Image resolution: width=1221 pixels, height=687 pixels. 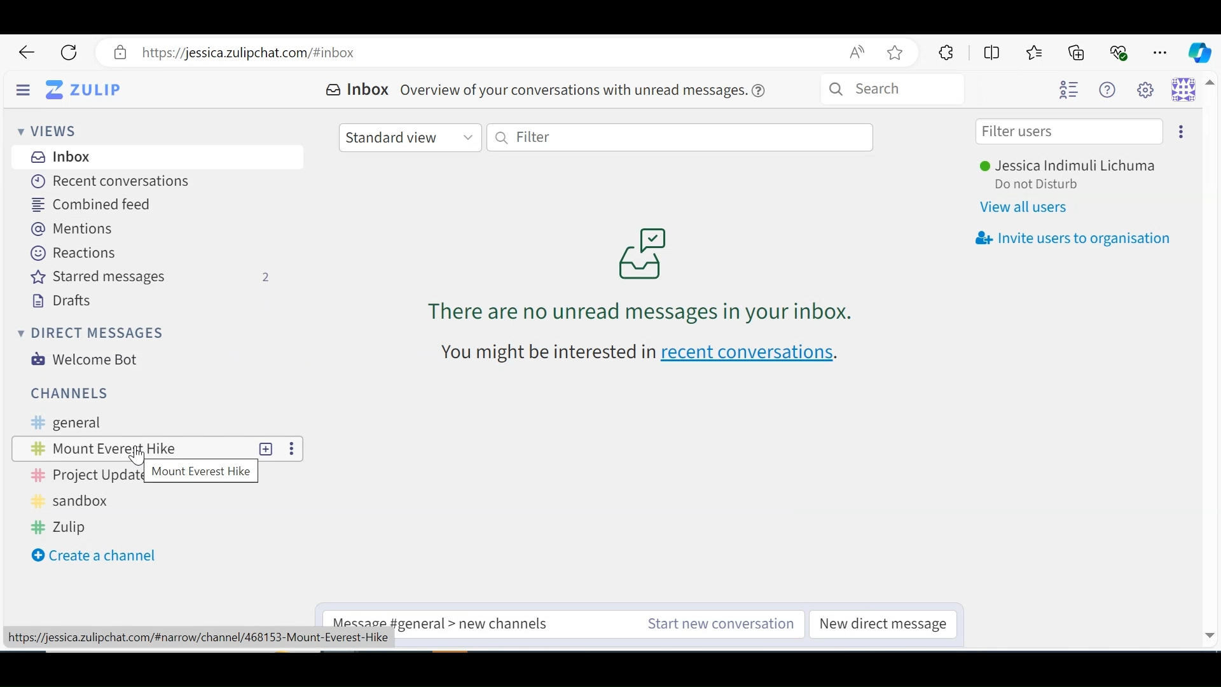 I want to click on Views, so click(x=46, y=130).